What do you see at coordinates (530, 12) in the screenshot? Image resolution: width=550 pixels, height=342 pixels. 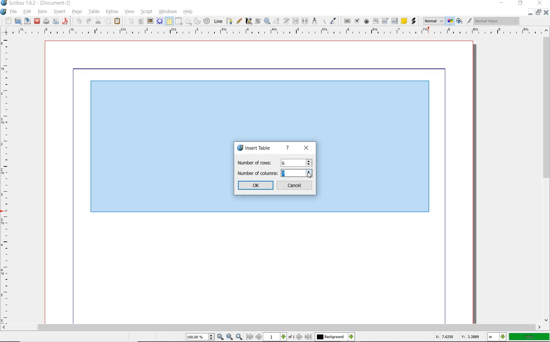 I see `minimize` at bounding box center [530, 12].